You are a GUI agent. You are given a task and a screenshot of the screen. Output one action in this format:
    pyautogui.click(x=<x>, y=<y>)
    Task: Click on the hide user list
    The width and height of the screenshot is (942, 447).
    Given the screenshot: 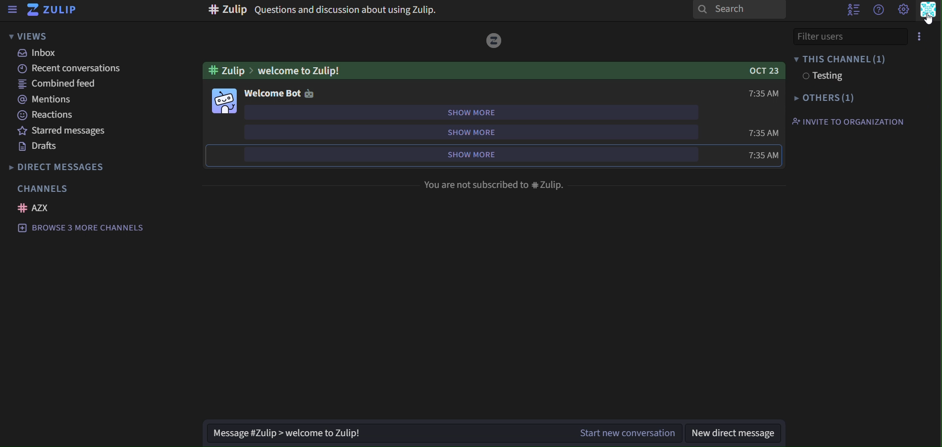 What is the action you would take?
    pyautogui.click(x=850, y=10)
    